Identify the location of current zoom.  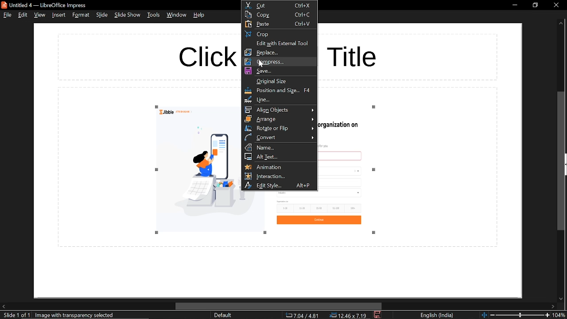
(560, 315).